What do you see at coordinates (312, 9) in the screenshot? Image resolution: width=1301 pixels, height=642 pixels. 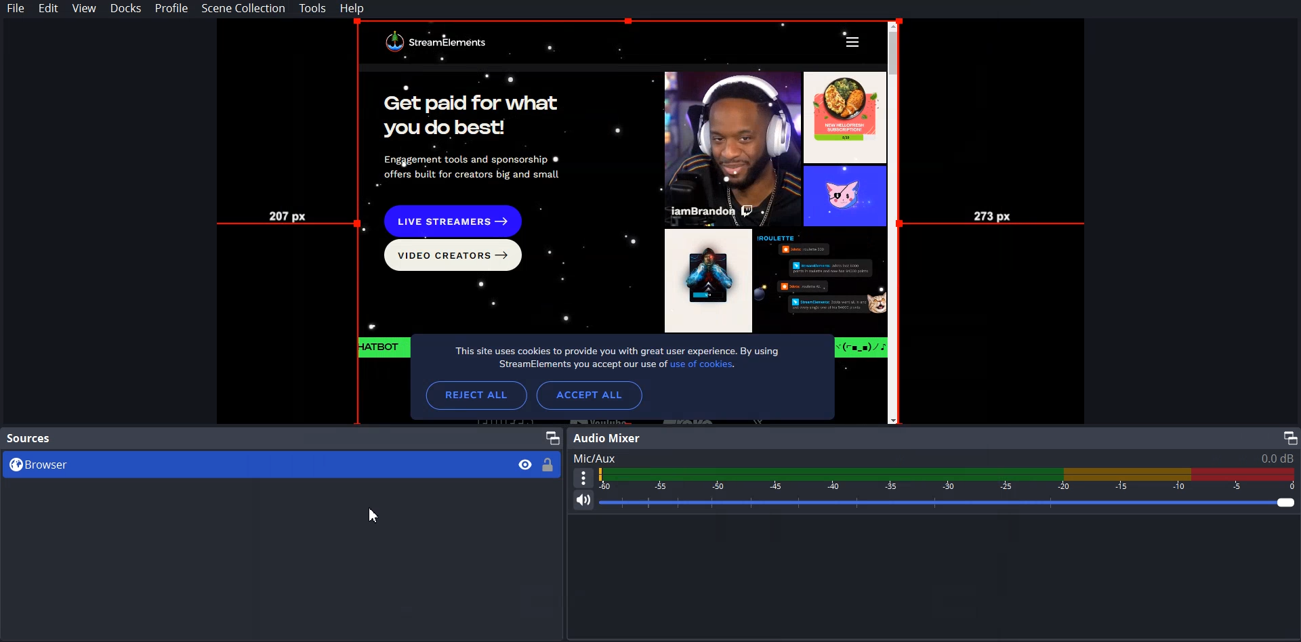 I see `Tools` at bounding box center [312, 9].